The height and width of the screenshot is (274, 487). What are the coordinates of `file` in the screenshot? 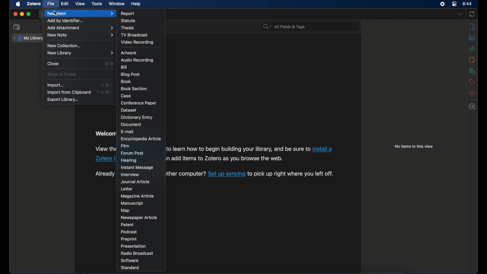 It's located at (50, 4).